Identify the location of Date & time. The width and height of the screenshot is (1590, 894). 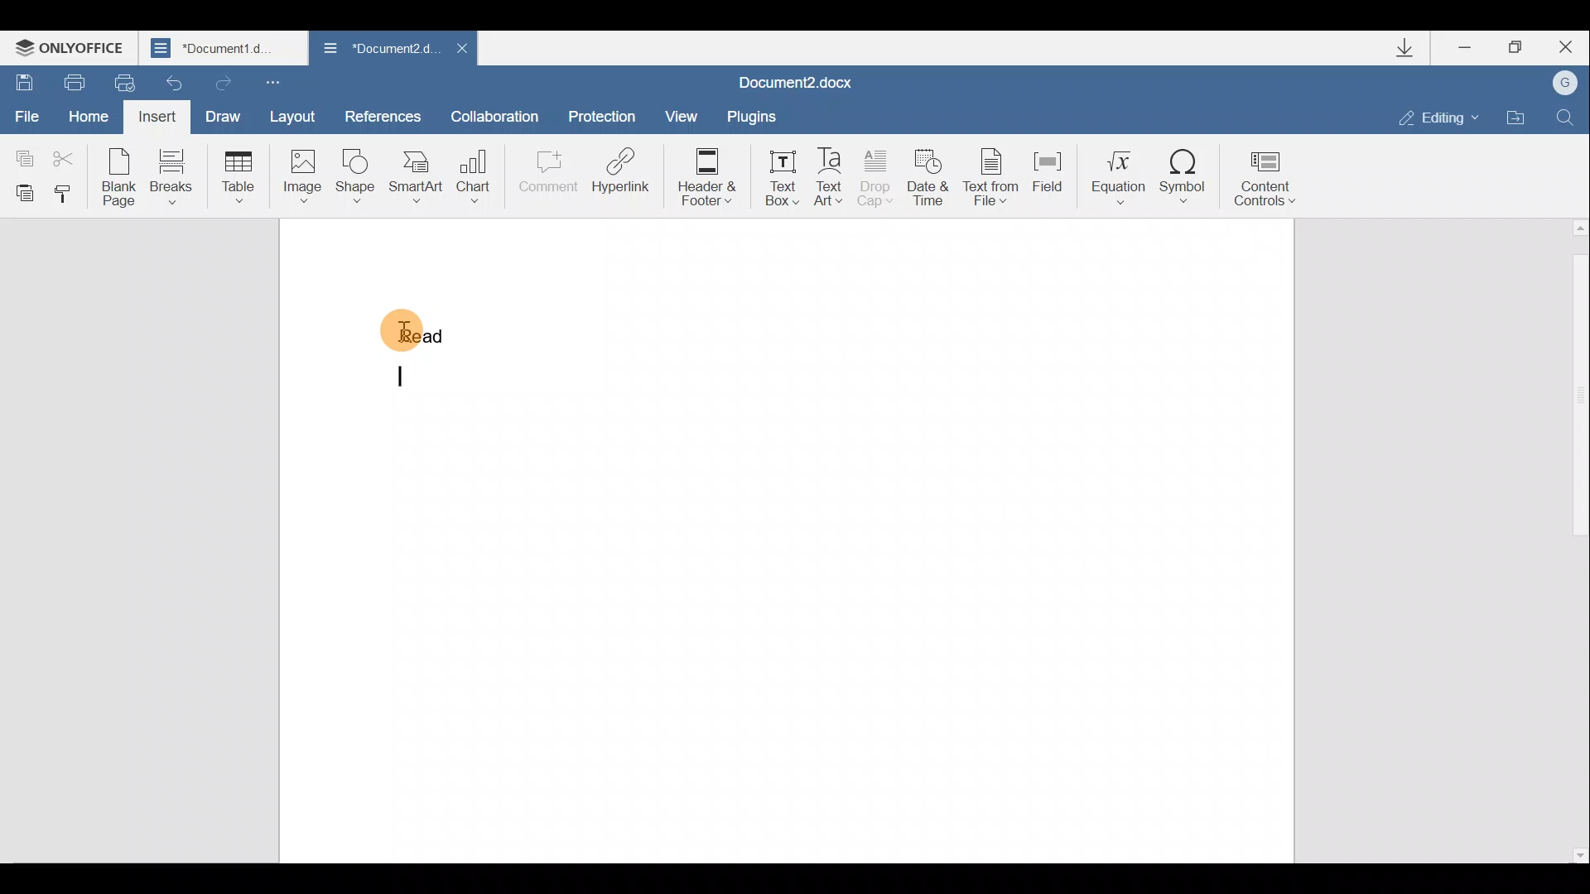
(928, 182).